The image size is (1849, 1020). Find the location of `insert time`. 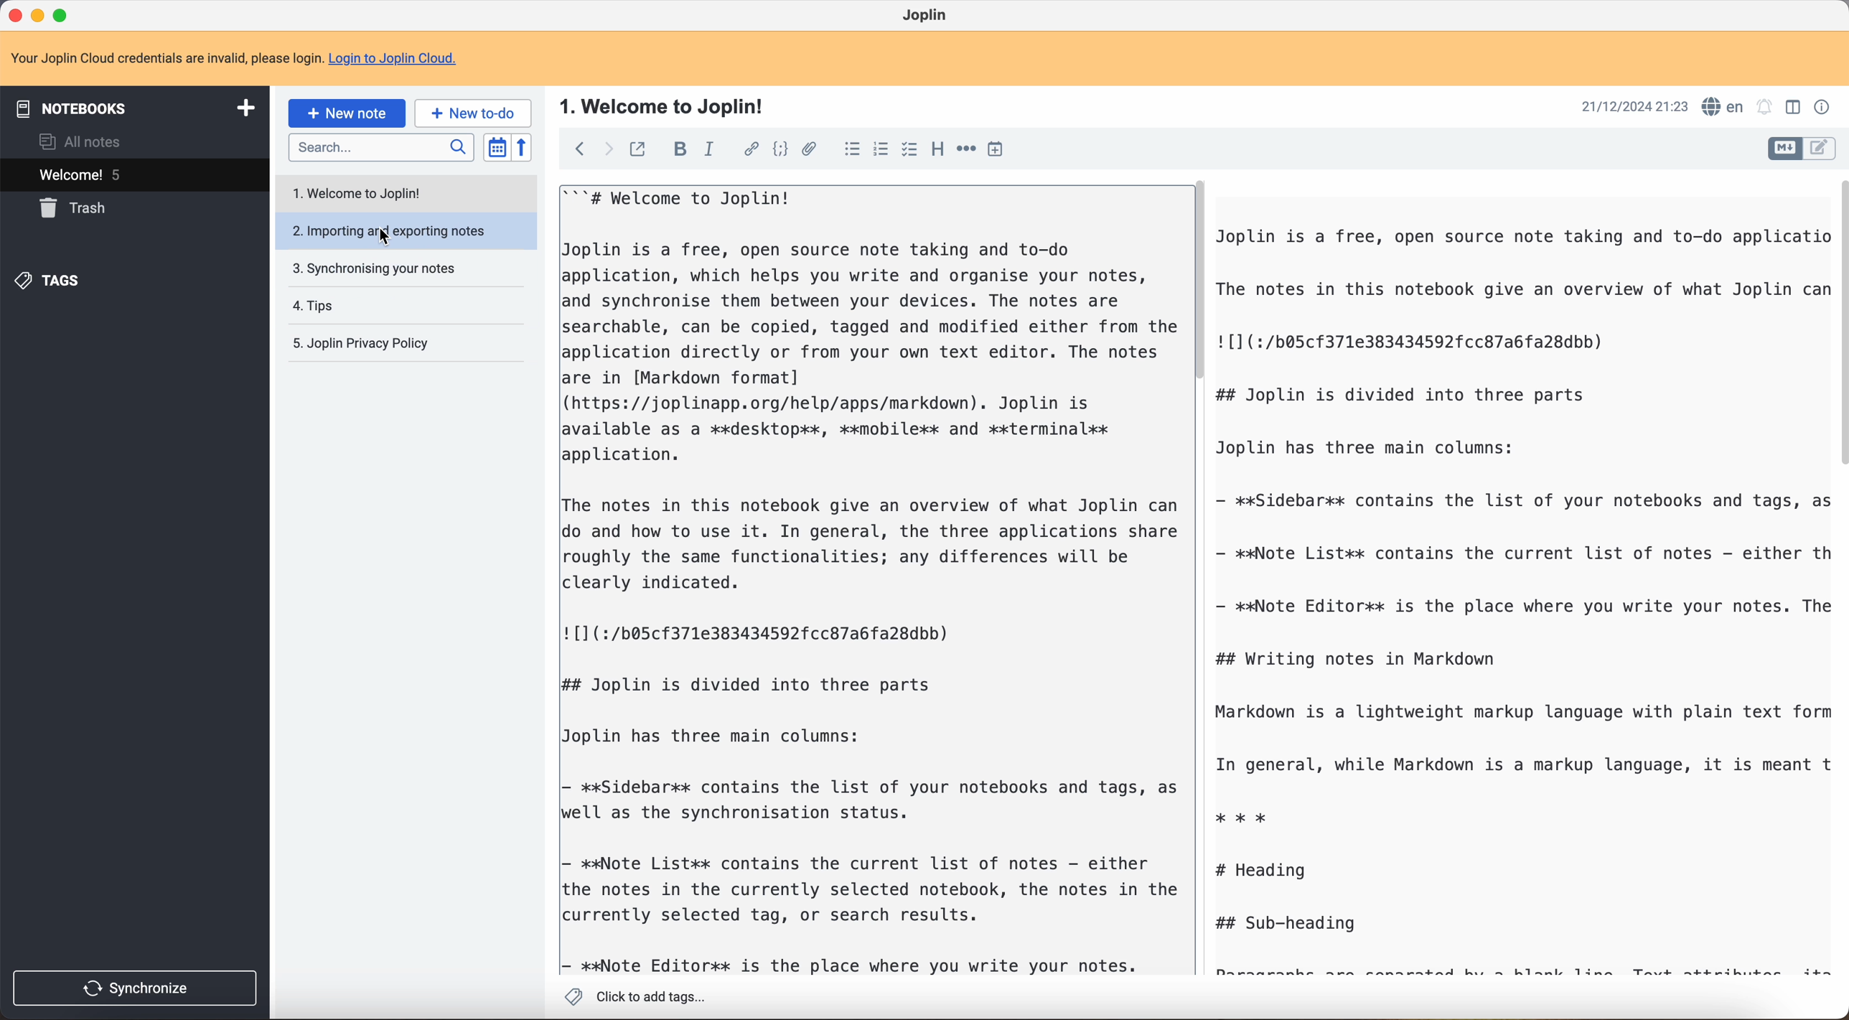

insert time is located at coordinates (999, 151).